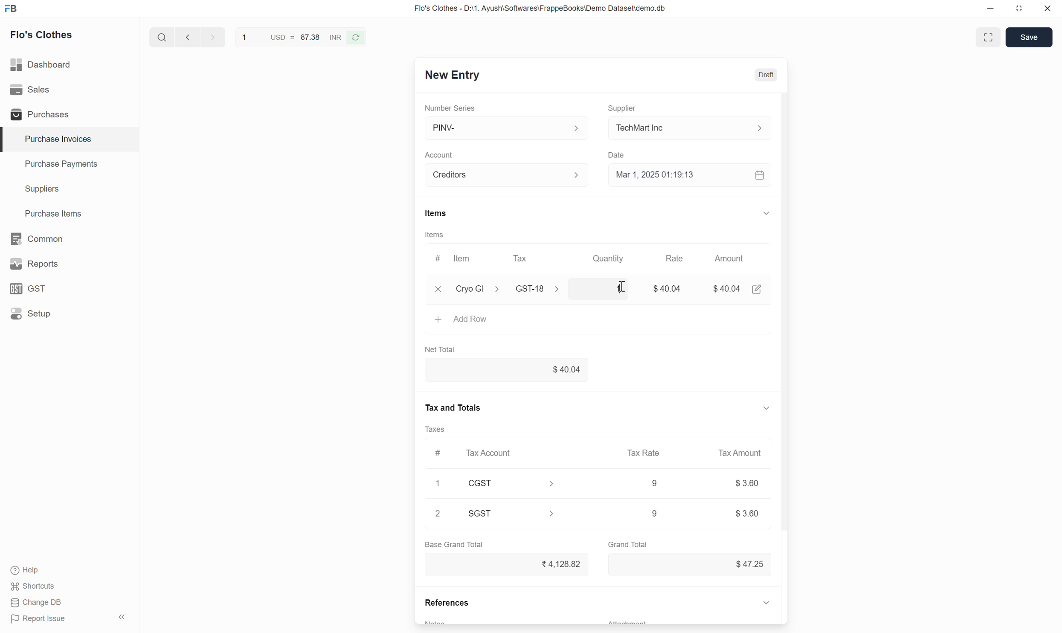 The height and width of the screenshot is (633, 1062). Describe the element at coordinates (627, 282) in the screenshot. I see `cursor` at that location.